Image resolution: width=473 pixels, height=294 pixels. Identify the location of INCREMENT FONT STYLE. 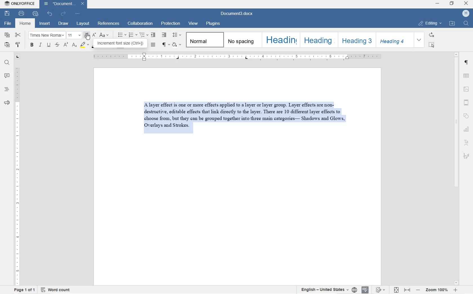
(121, 44).